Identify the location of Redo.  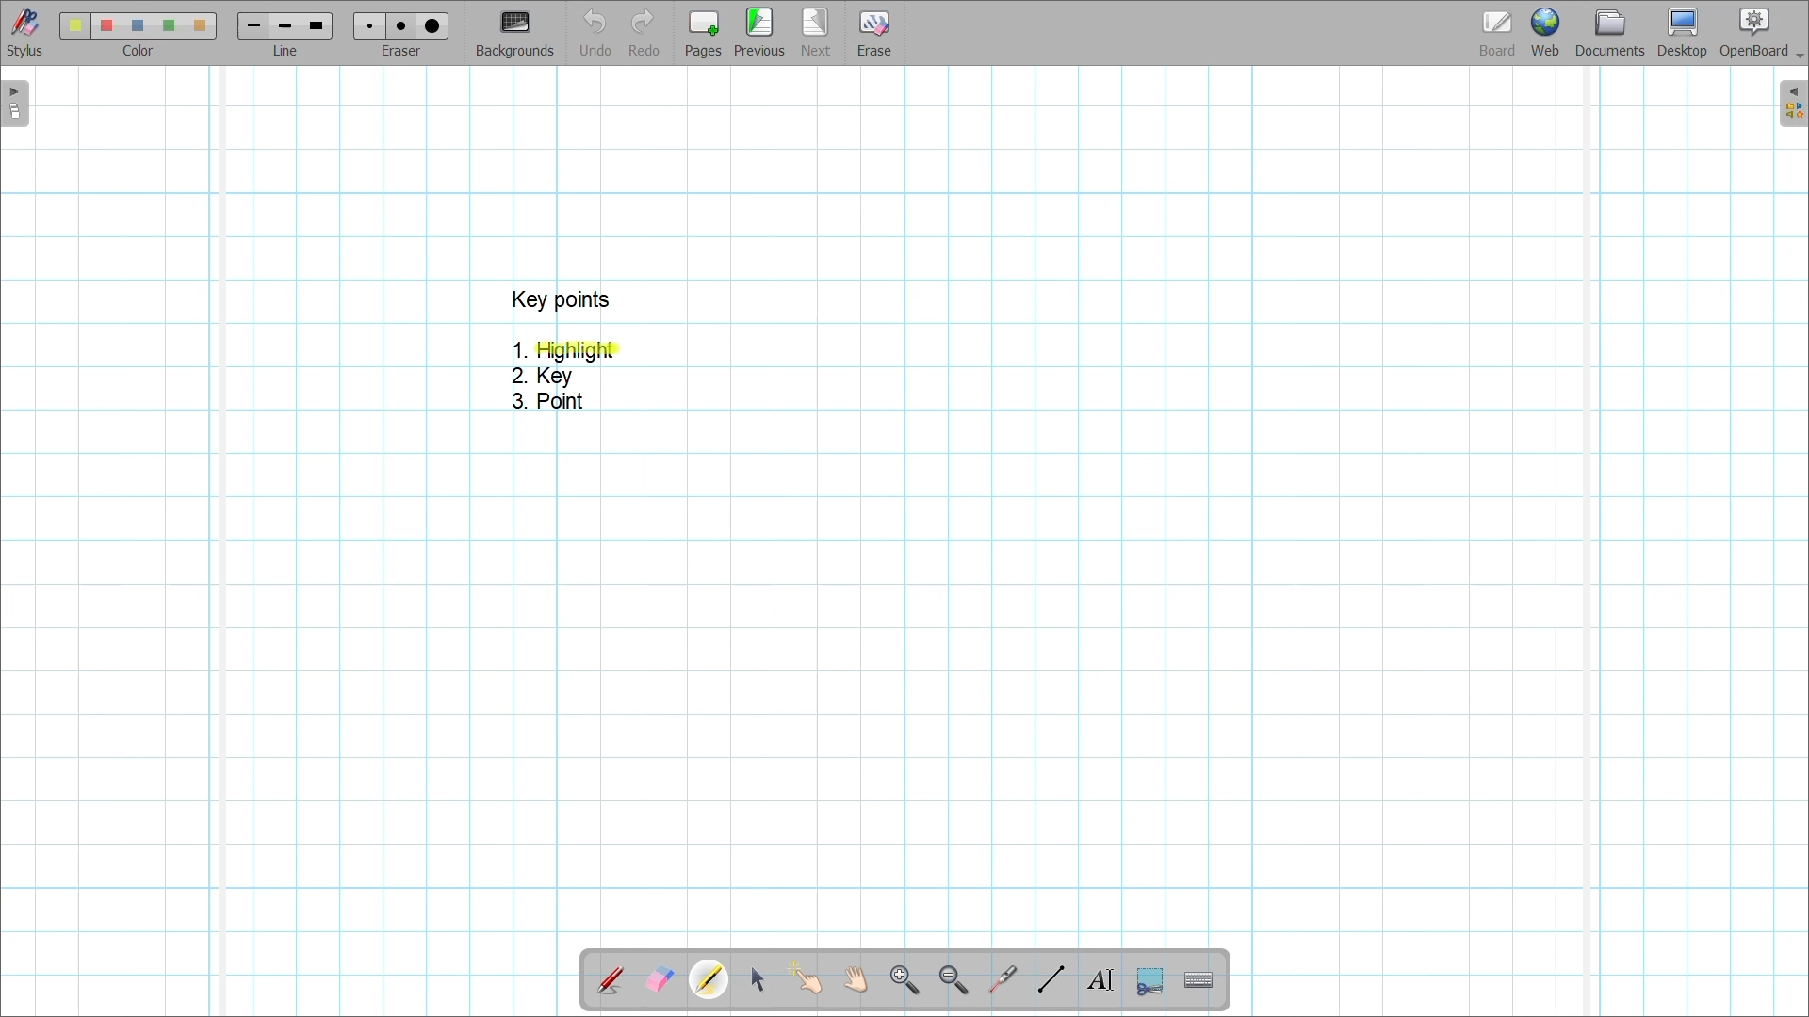
(644, 32).